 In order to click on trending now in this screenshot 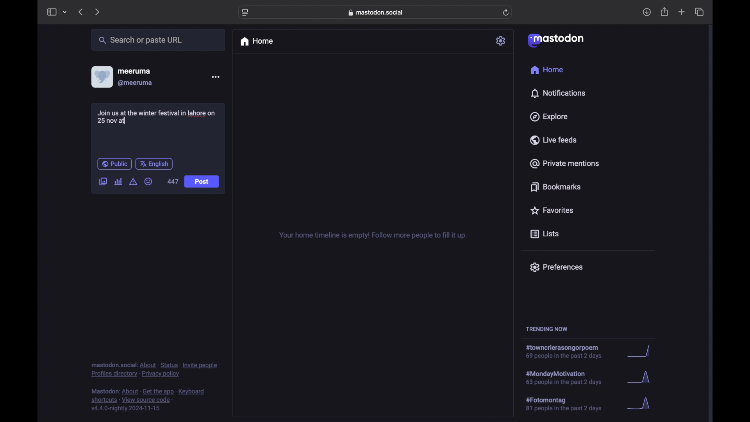, I will do `click(546, 329)`.